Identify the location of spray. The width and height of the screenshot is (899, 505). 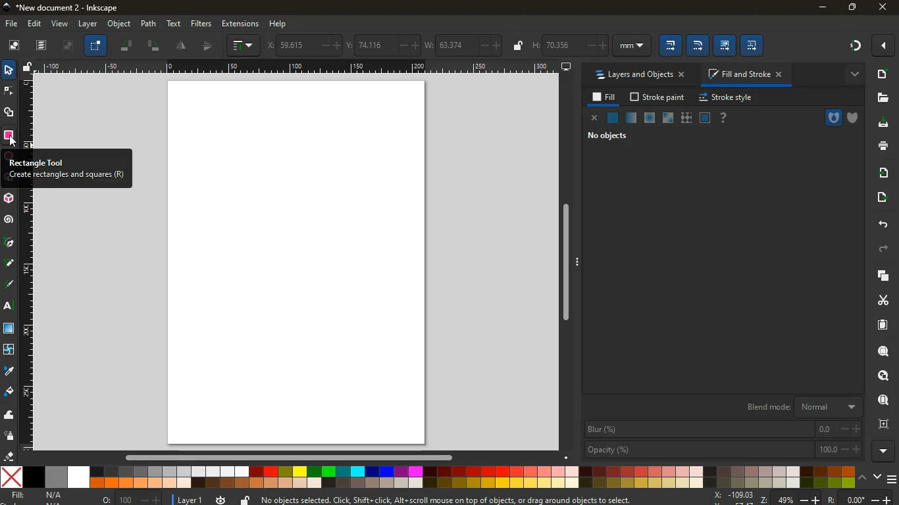
(10, 436).